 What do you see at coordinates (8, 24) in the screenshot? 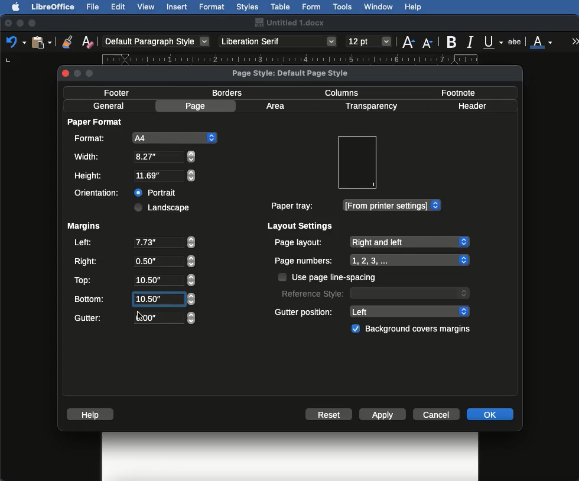
I see `Close` at bounding box center [8, 24].